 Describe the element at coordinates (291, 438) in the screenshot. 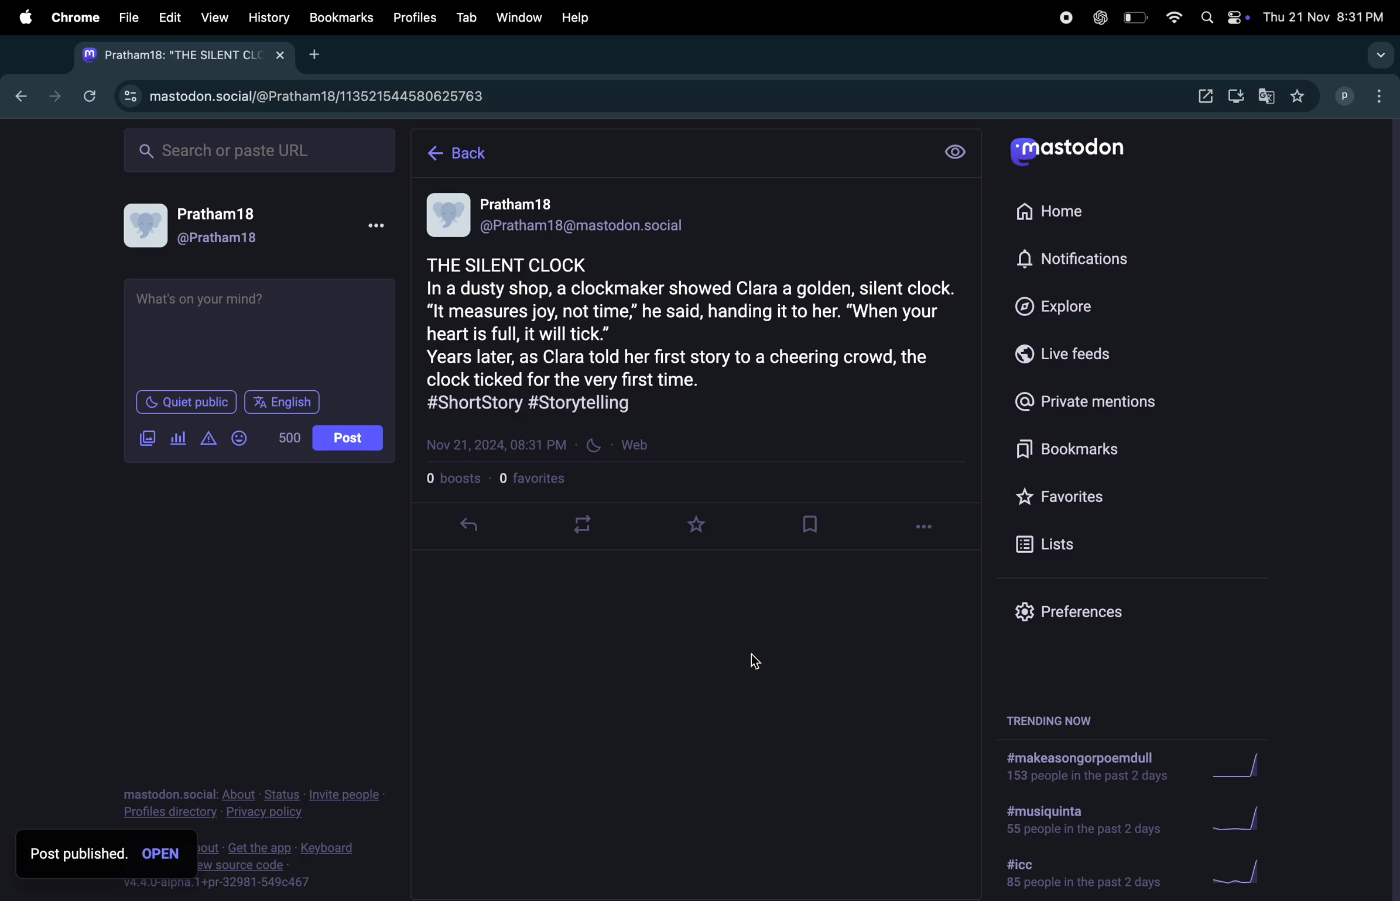

I see `words` at that location.